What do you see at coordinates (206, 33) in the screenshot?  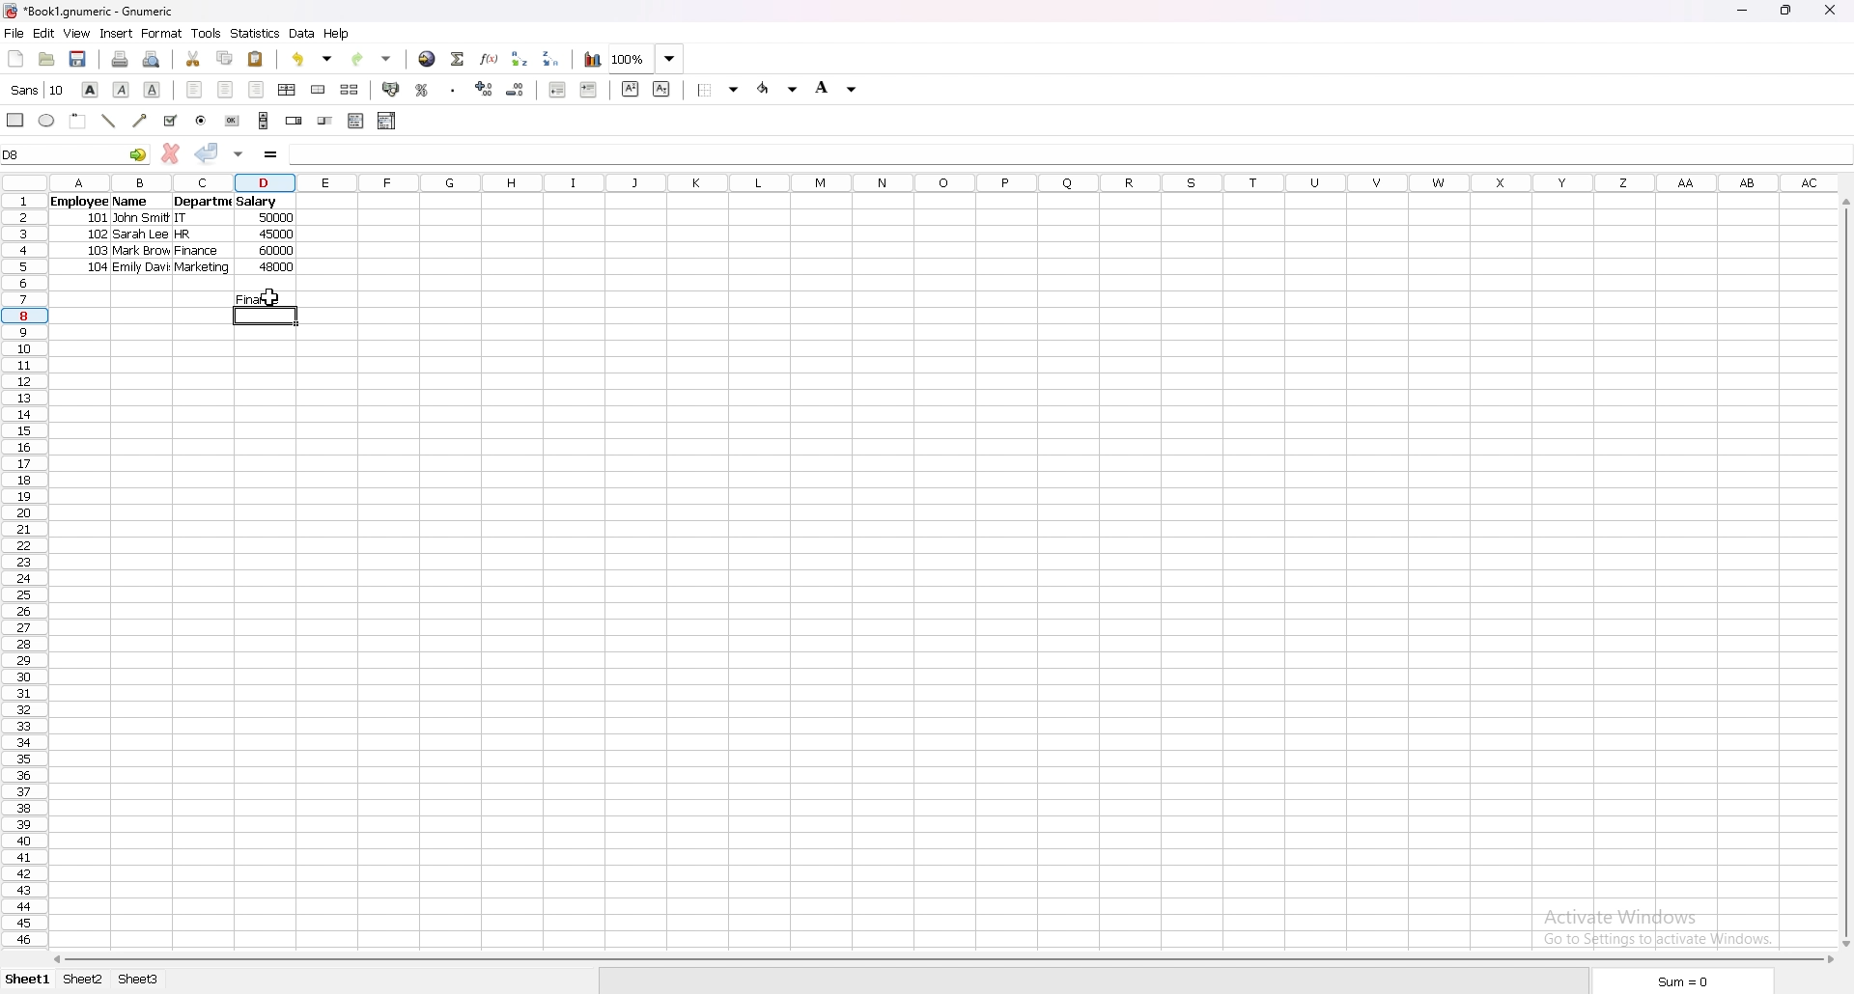 I see `tools` at bounding box center [206, 33].